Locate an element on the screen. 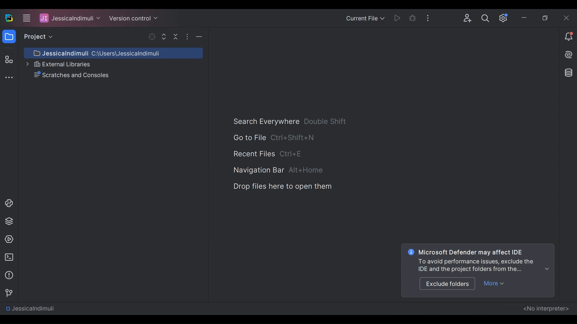 The image size is (577, 324). Prompt is located at coordinates (475, 267).